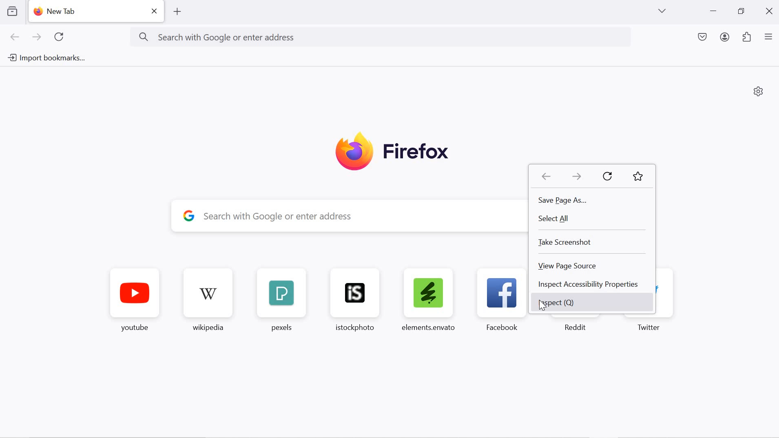  What do you see at coordinates (574, 327) in the screenshot?
I see `Reddit` at bounding box center [574, 327].